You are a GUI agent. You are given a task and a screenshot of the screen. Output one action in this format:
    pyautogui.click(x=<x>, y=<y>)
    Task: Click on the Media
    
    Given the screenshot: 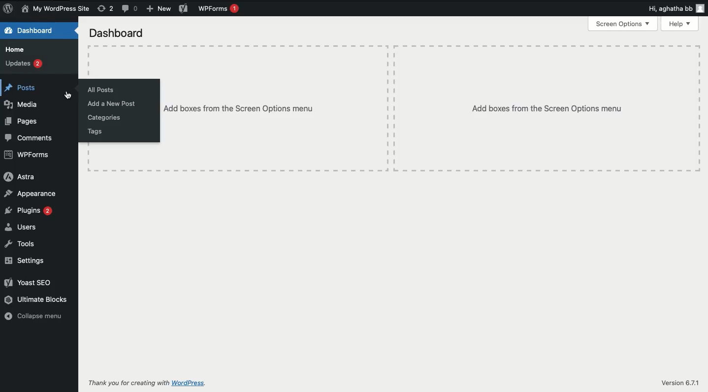 What is the action you would take?
    pyautogui.click(x=20, y=104)
    